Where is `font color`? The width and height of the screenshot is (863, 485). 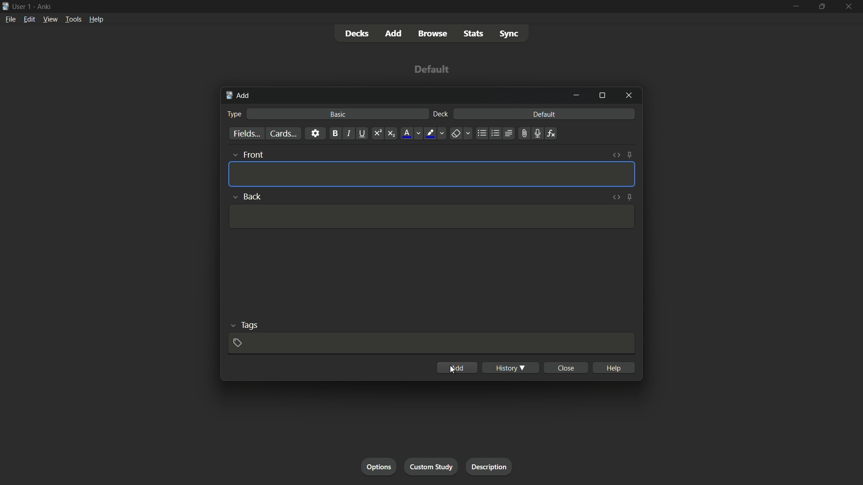
font color is located at coordinates (411, 133).